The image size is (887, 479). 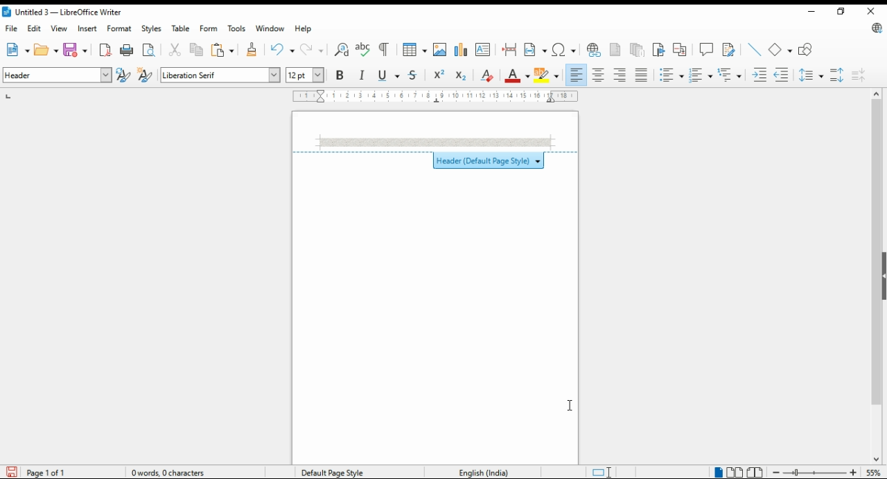 What do you see at coordinates (270, 28) in the screenshot?
I see `window` at bounding box center [270, 28].